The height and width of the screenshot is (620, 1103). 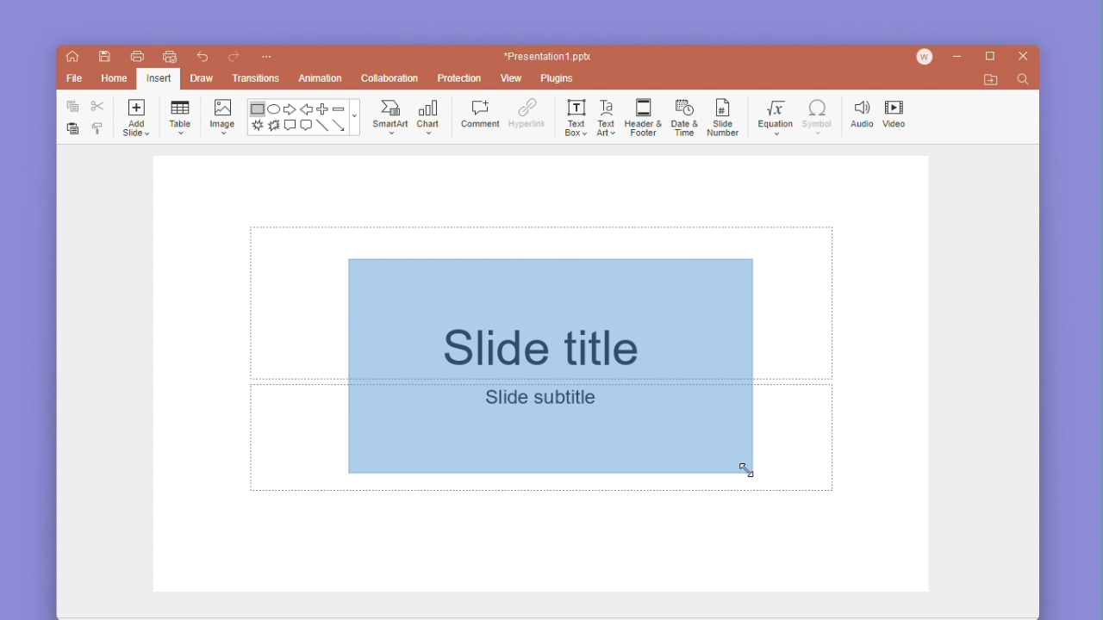 What do you see at coordinates (527, 113) in the screenshot?
I see `hyperlink` at bounding box center [527, 113].